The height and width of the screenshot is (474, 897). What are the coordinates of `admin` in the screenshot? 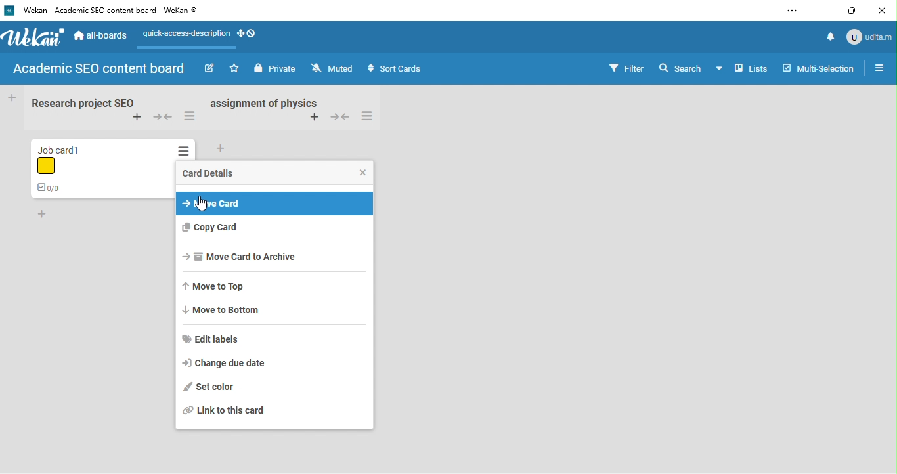 It's located at (870, 36).